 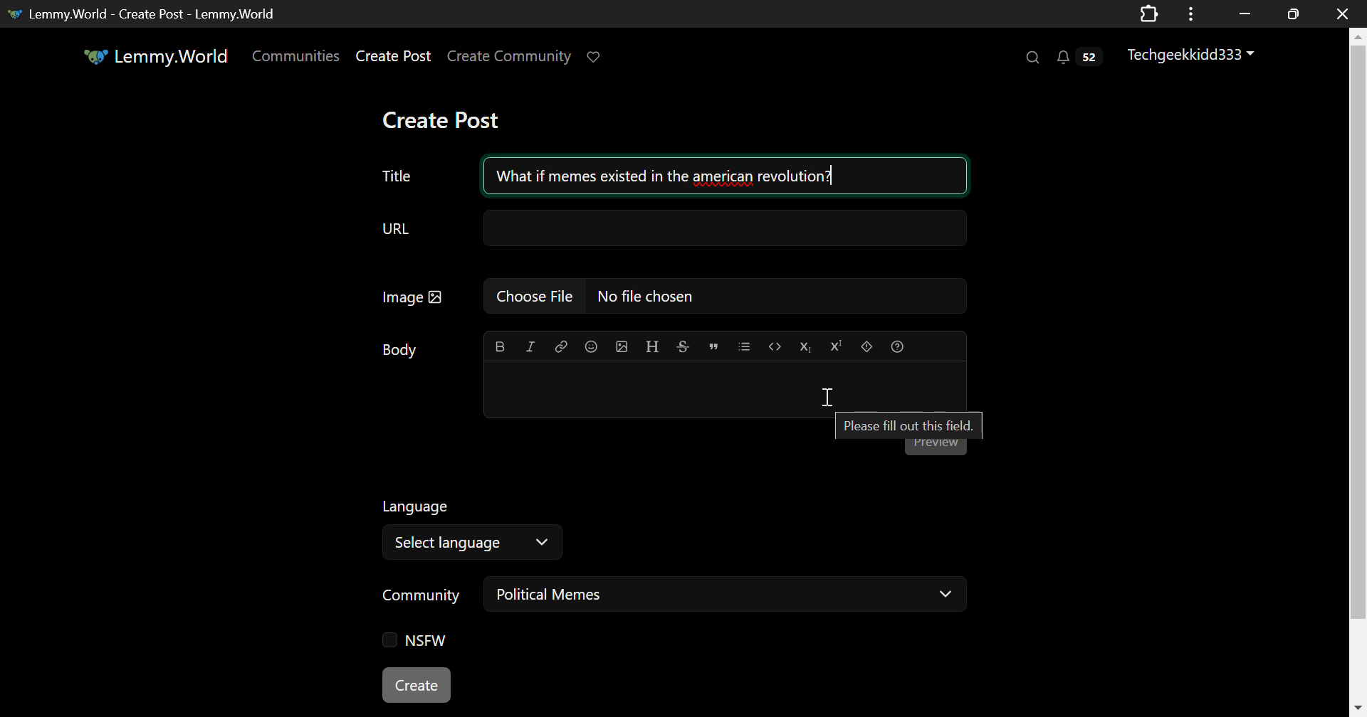 What do you see at coordinates (597, 55) in the screenshot?
I see `Donate to Lemmy` at bounding box center [597, 55].